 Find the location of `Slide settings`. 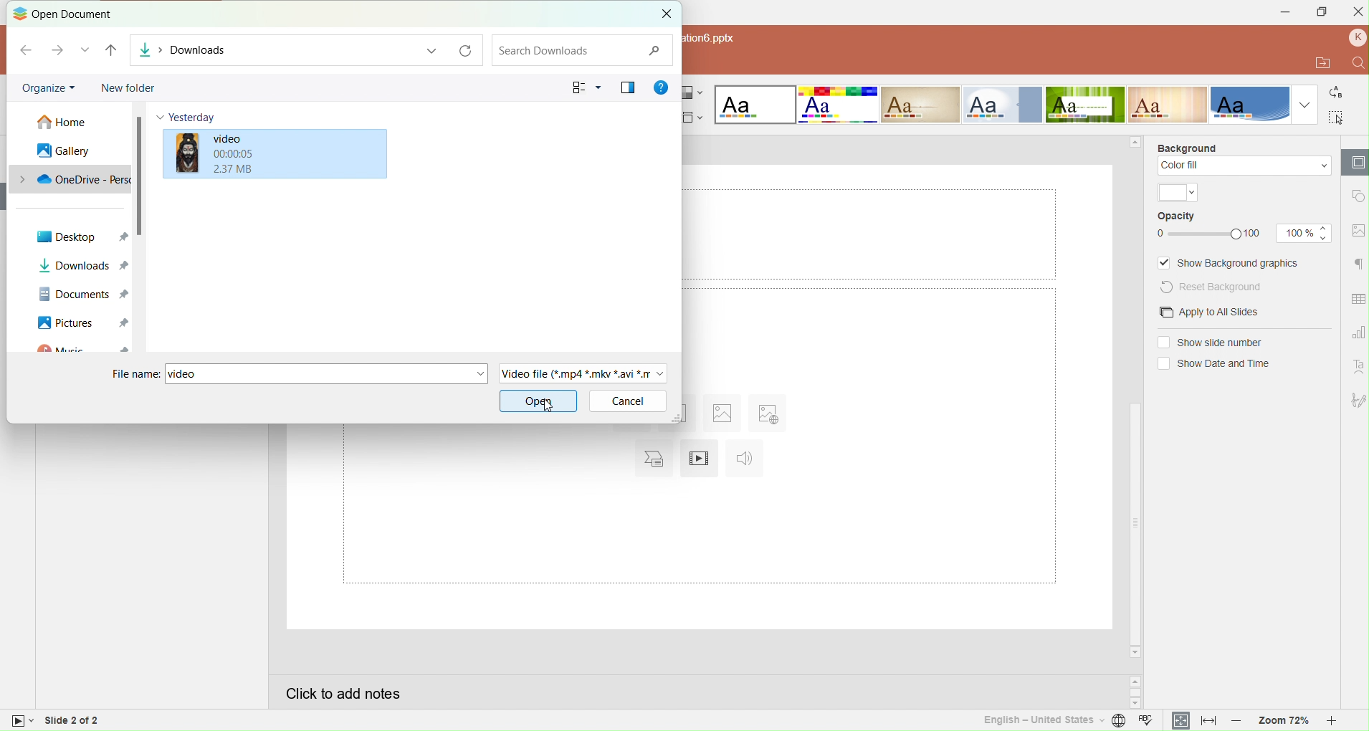

Slide settings is located at coordinates (1355, 163).